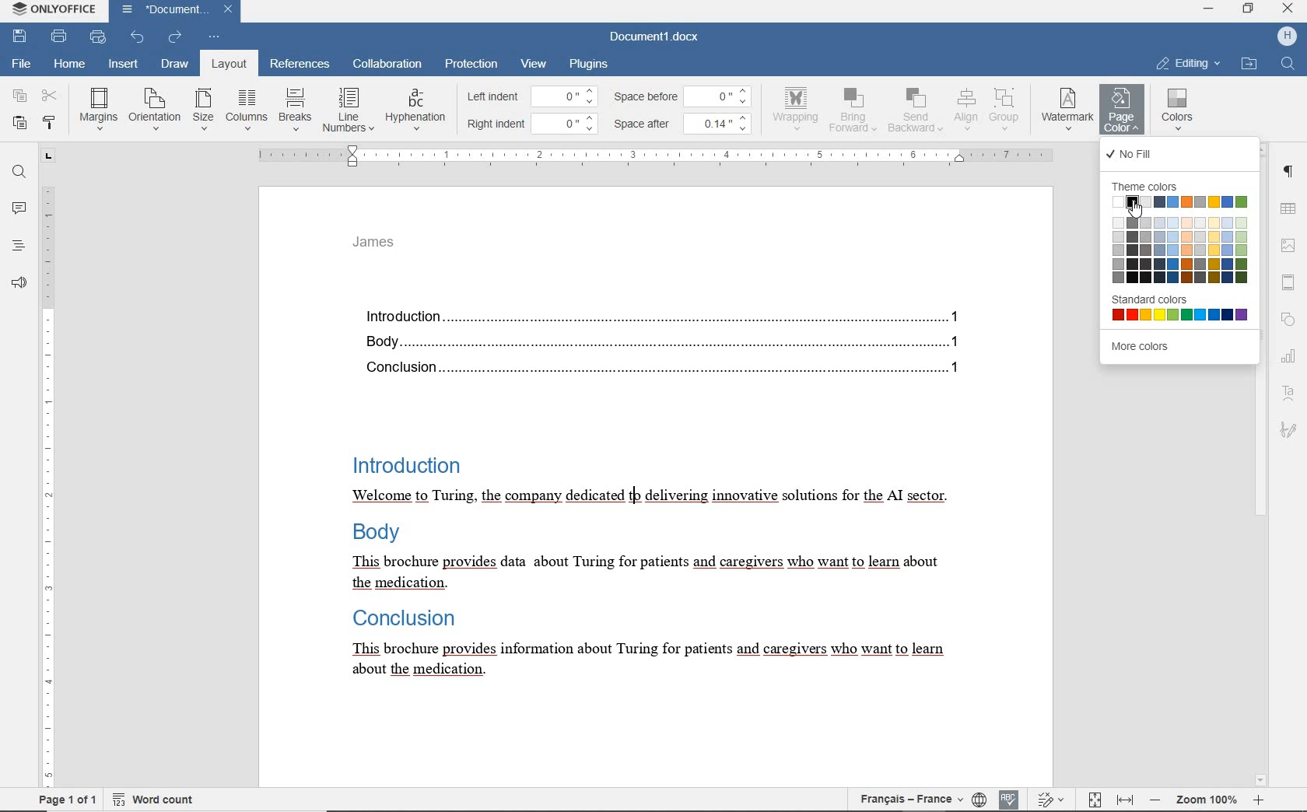 Image resolution: width=1307 pixels, height=812 pixels. Describe the element at coordinates (671, 496) in the screenshot. I see `text` at that location.